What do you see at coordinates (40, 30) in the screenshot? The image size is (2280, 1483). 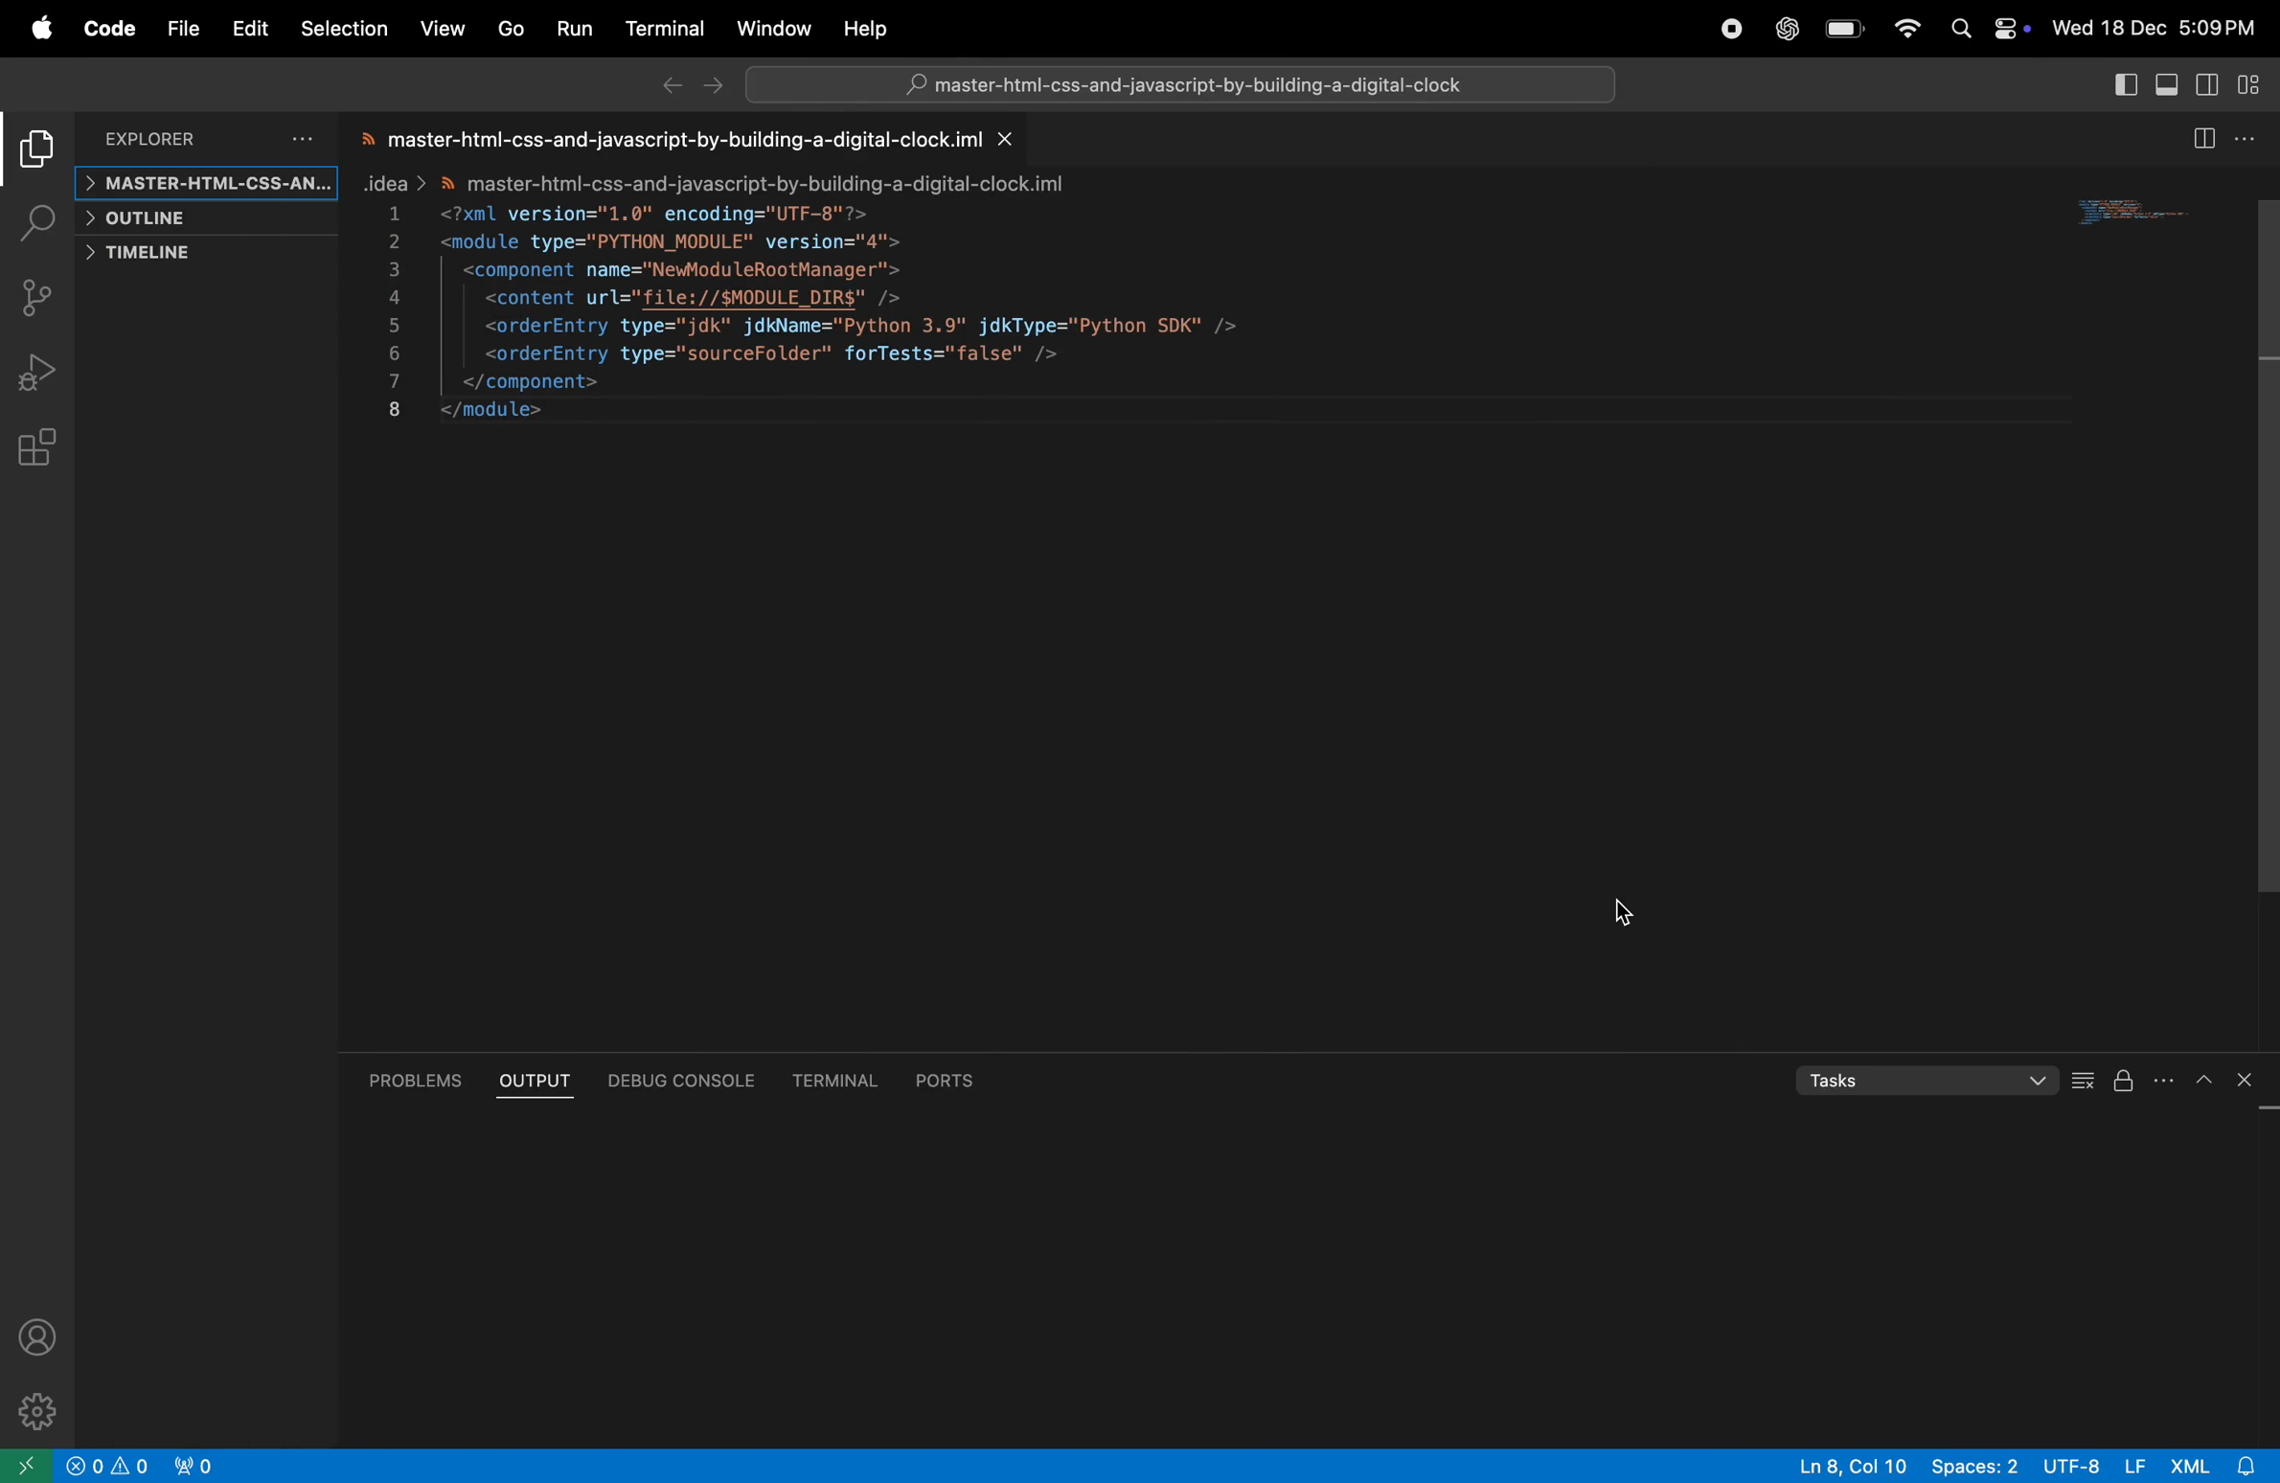 I see `apple menu` at bounding box center [40, 30].